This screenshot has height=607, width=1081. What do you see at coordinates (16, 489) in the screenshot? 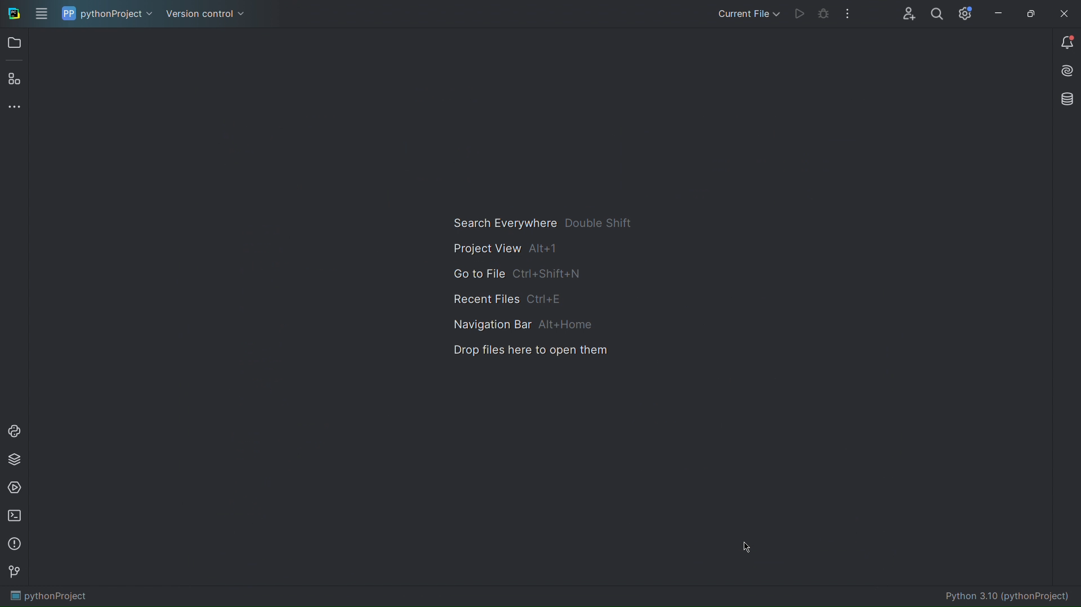
I see `Services` at bounding box center [16, 489].